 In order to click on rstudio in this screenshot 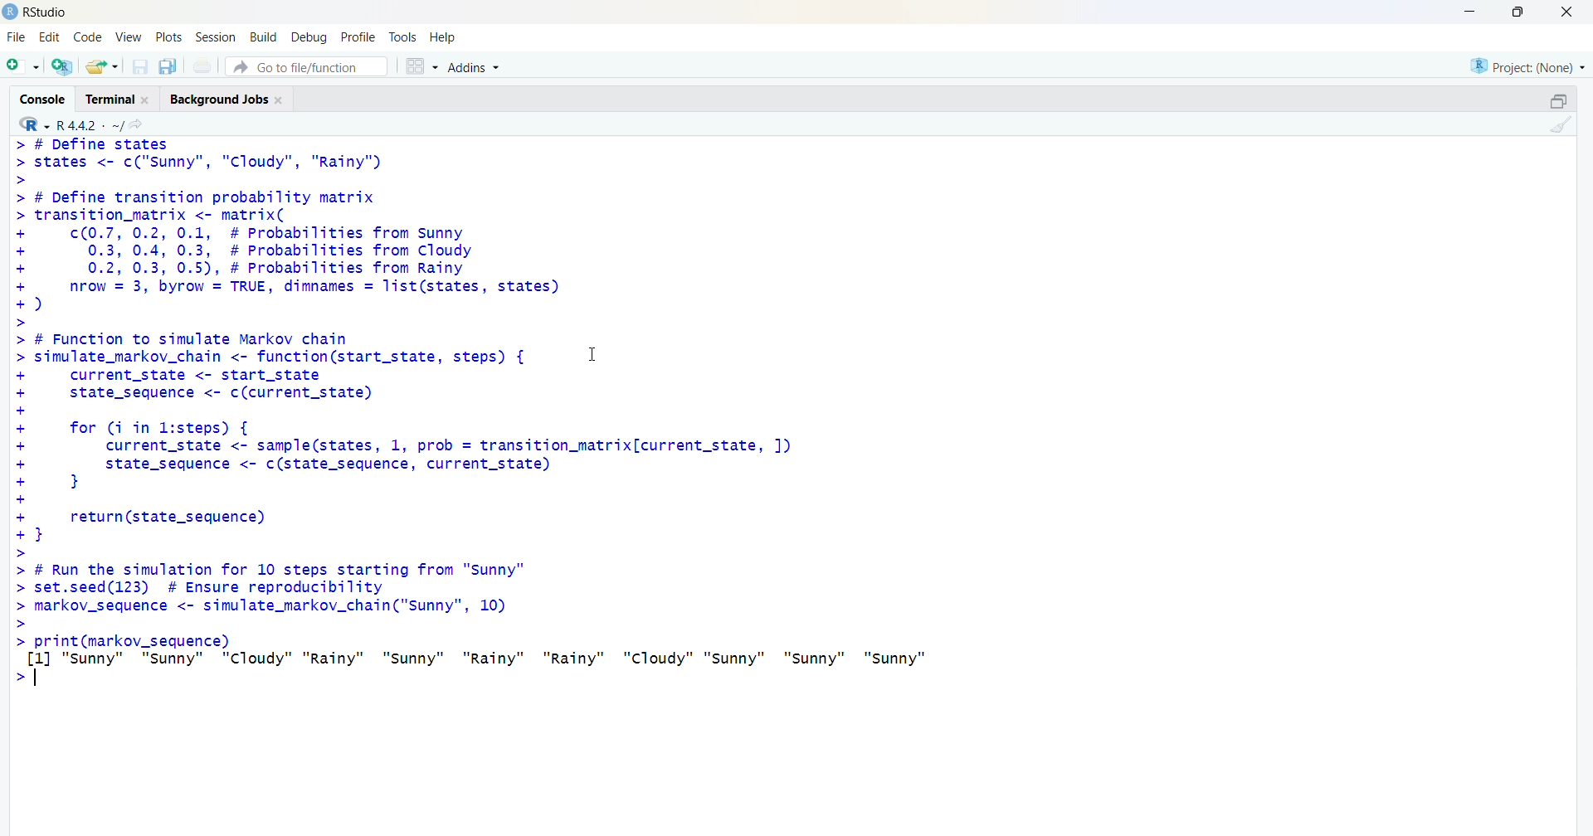, I will do `click(37, 12)`.